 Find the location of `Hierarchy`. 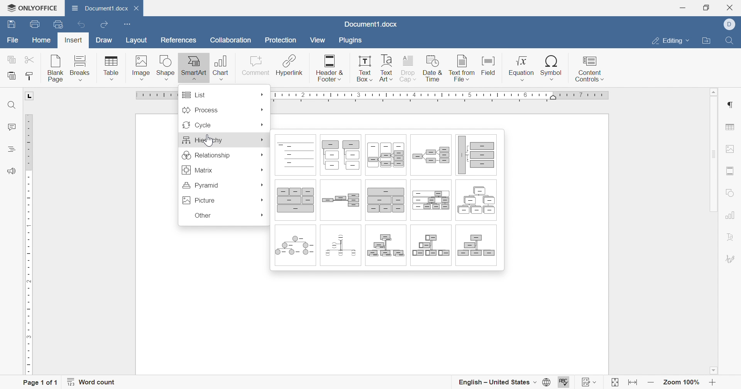

Hierarchy is located at coordinates (474, 201).